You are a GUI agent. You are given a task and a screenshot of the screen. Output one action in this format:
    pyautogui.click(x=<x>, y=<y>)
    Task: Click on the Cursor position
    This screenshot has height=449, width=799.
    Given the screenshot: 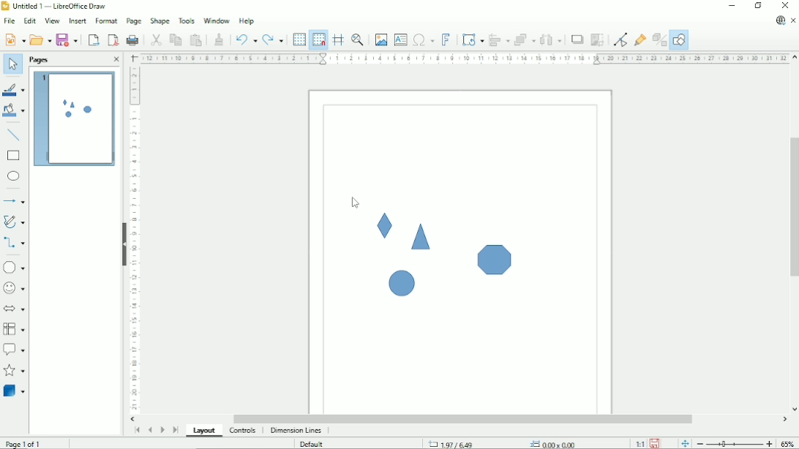 What is the action you would take?
    pyautogui.click(x=502, y=444)
    